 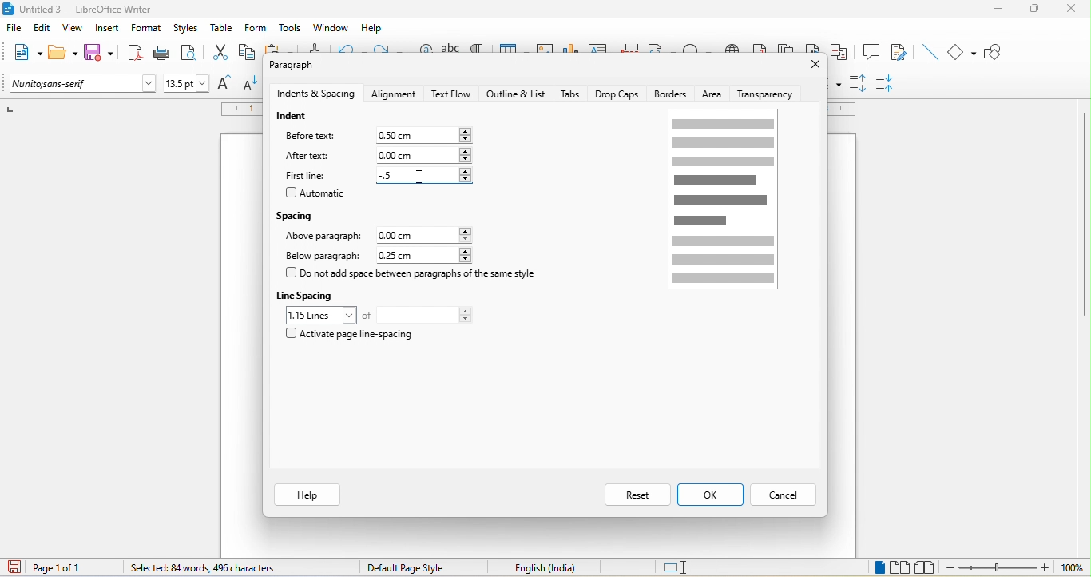 I want to click on cross reference, so click(x=843, y=52).